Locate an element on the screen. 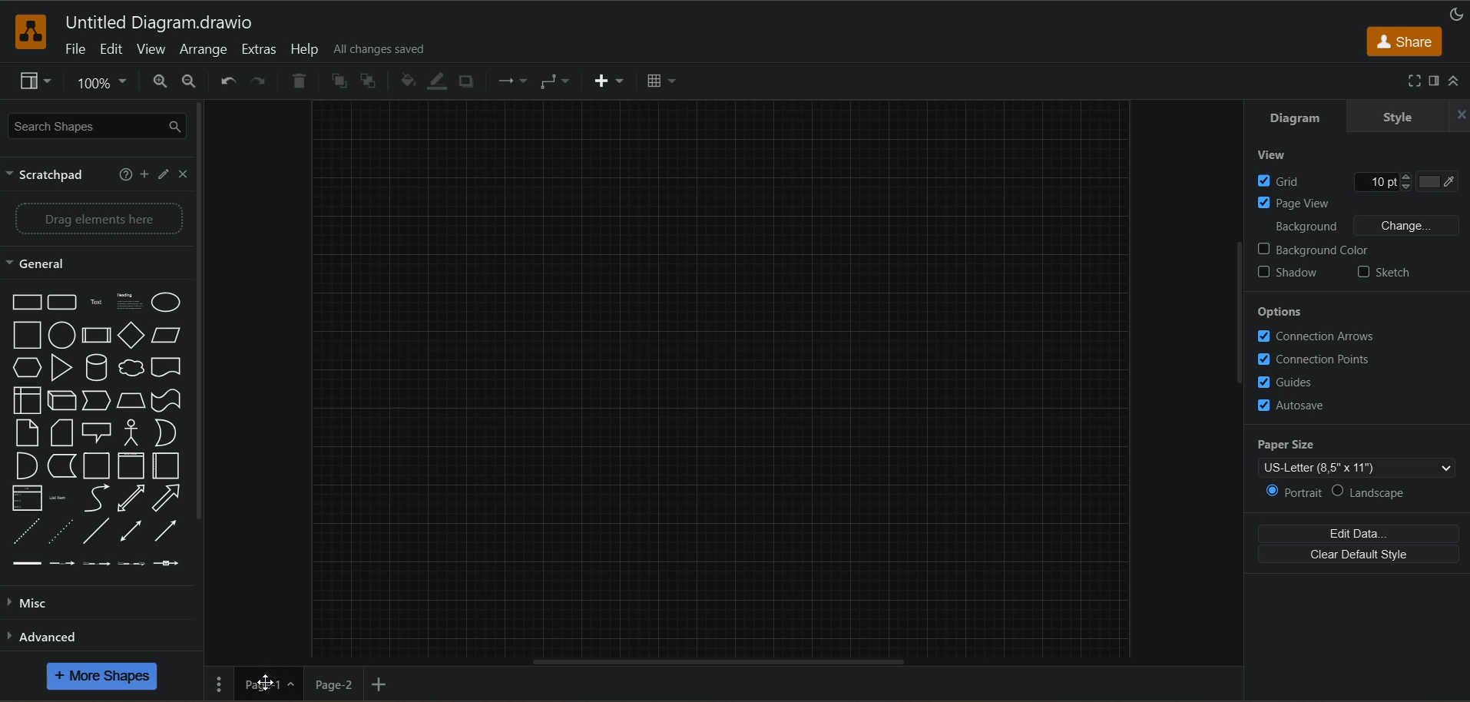  page 1 is located at coordinates (265, 684).